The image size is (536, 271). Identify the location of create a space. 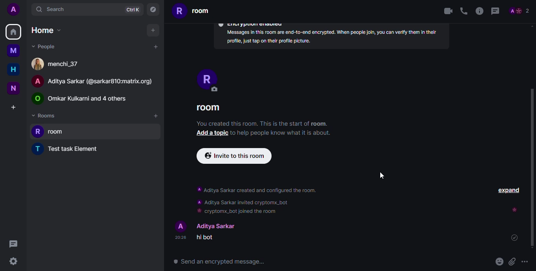
(14, 106).